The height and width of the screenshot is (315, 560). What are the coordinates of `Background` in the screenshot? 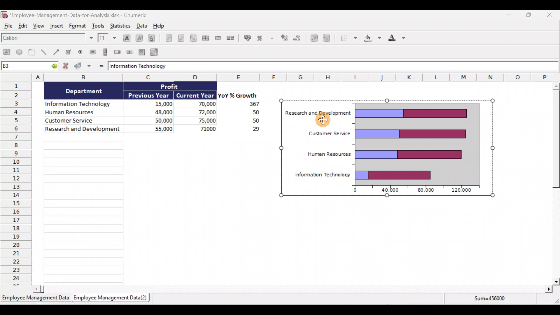 It's located at (372, 39).